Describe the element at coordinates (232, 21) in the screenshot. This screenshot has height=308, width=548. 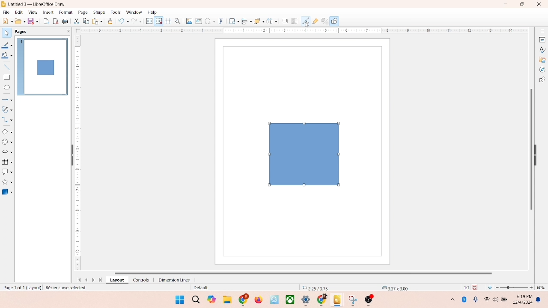
I see `transformation` at that location.